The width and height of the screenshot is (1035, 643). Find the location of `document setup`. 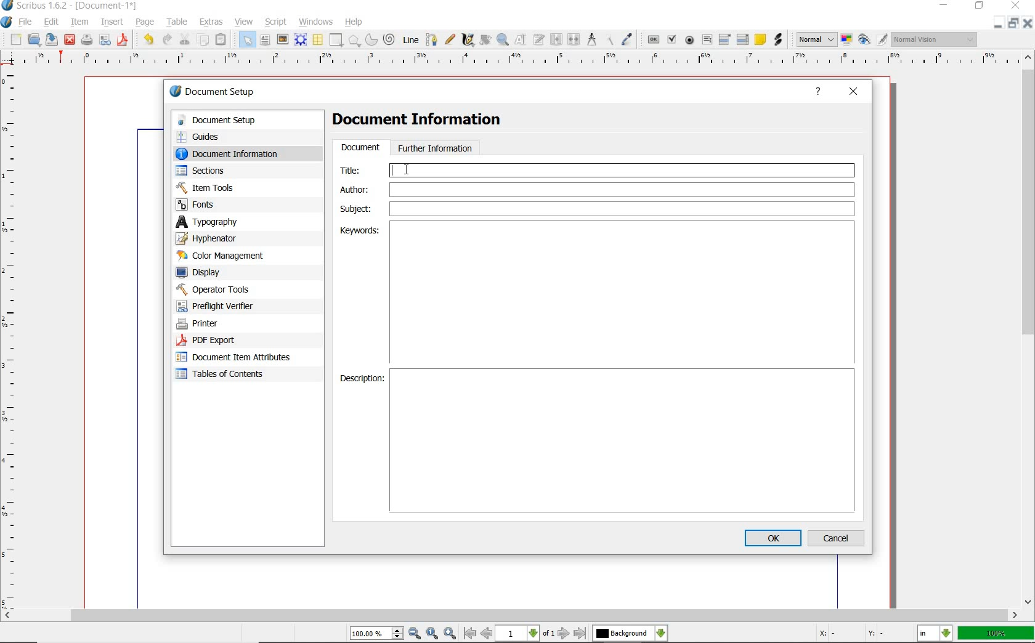

document setup is located at coordinates (237, 120).